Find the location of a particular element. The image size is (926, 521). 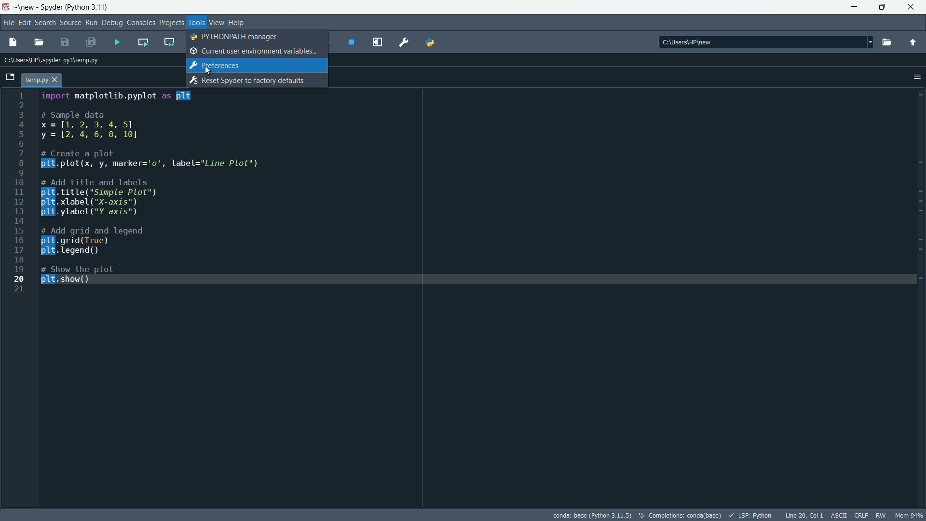

consoles is located at coordinates (141, 22).